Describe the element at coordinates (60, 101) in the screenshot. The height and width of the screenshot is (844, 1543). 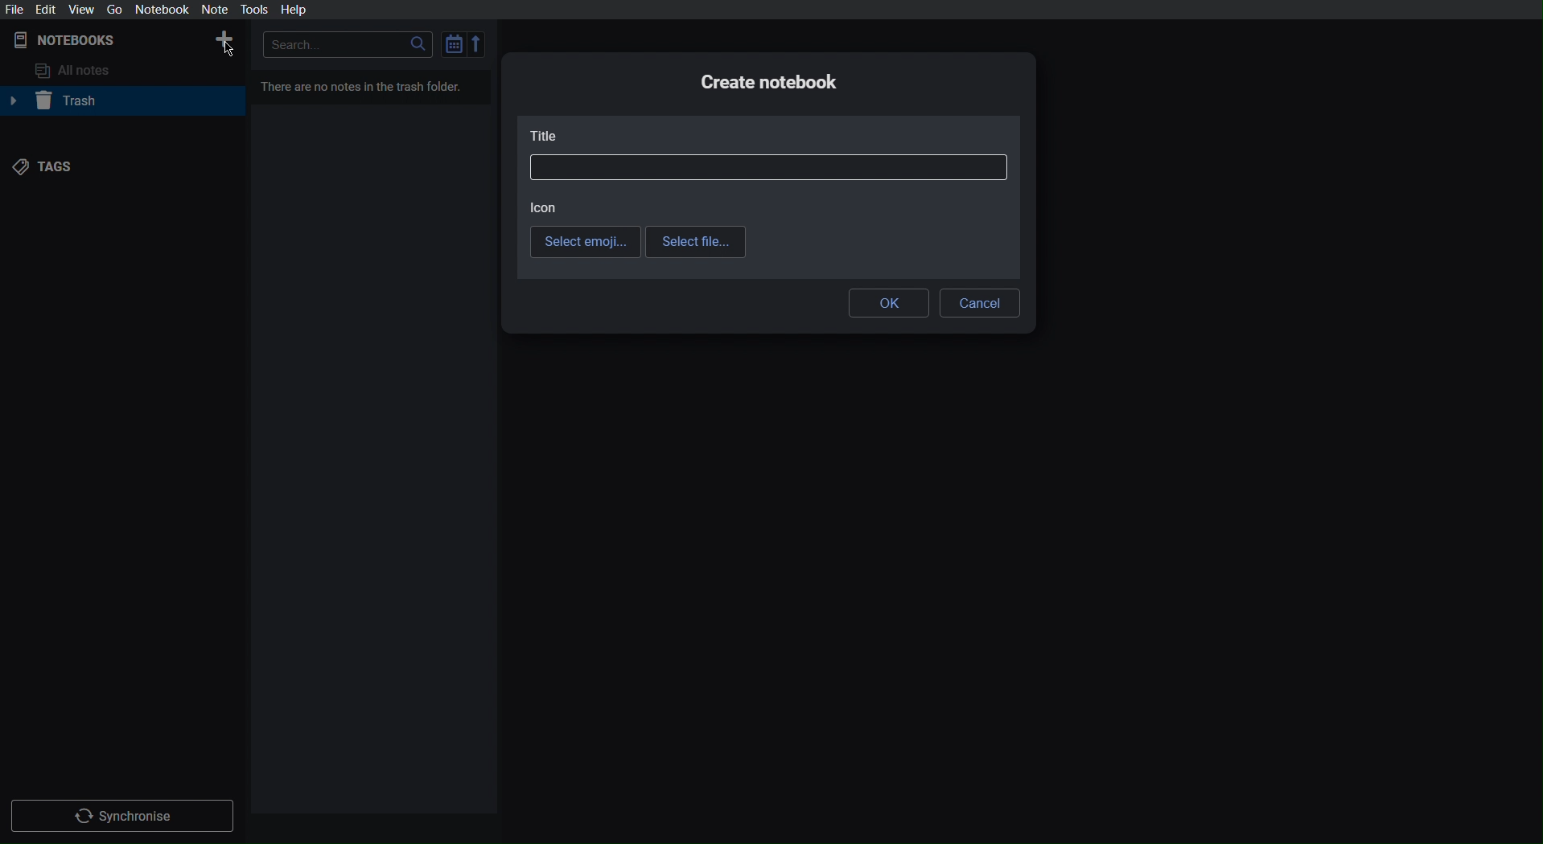
I see `Trash` at that location.